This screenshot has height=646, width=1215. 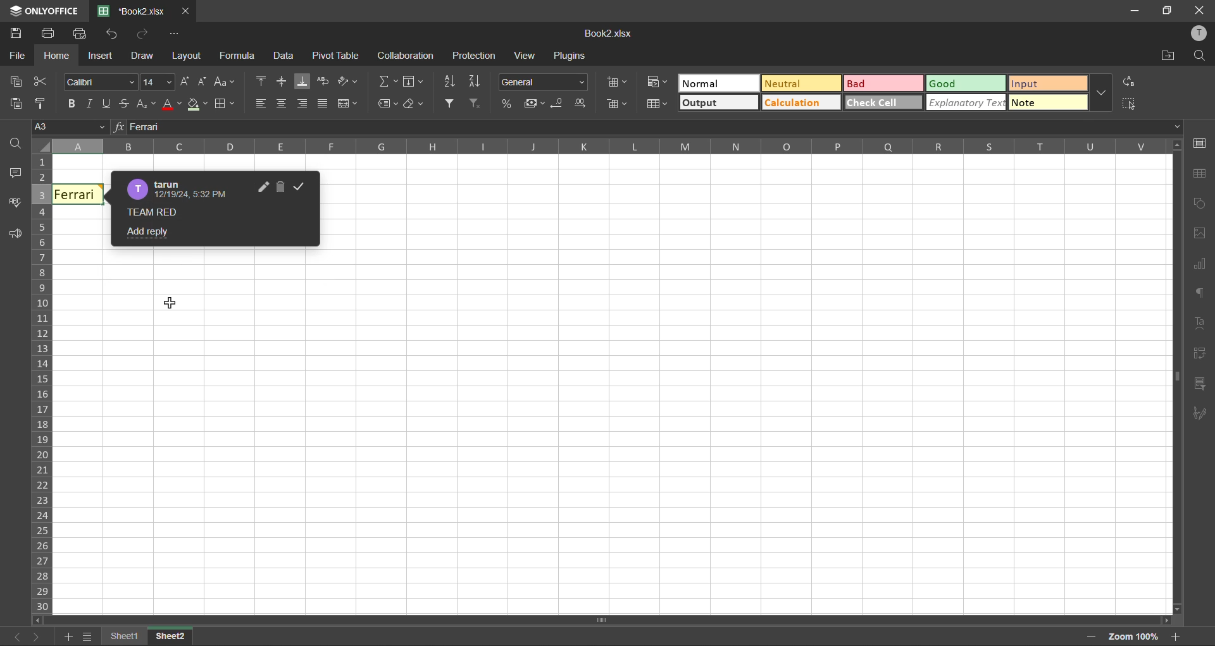 I want to click on insert cells, so click(x=617, y=81).